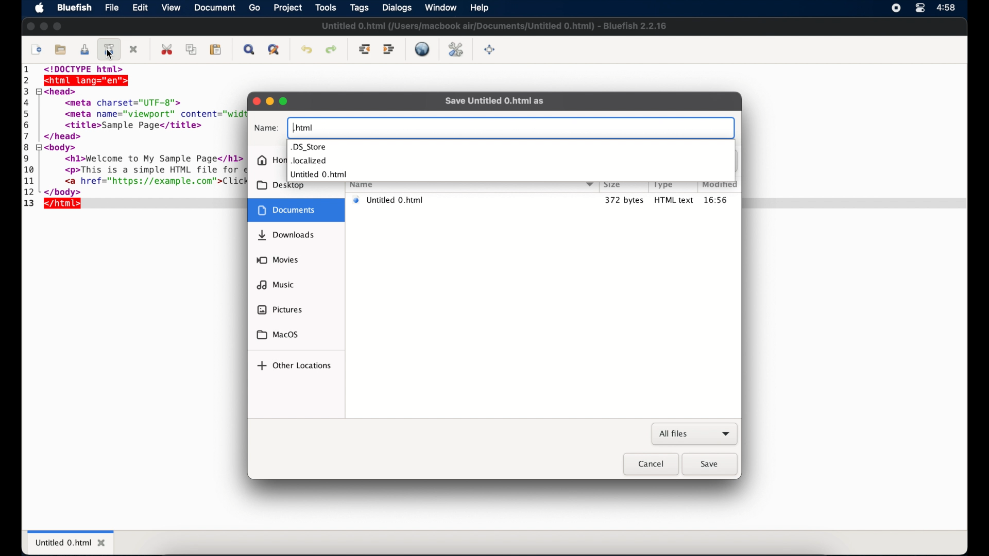  What do you see at coordinates (331, 49) in the screenshot?
I see `redo` at bounding box center [331, 49].